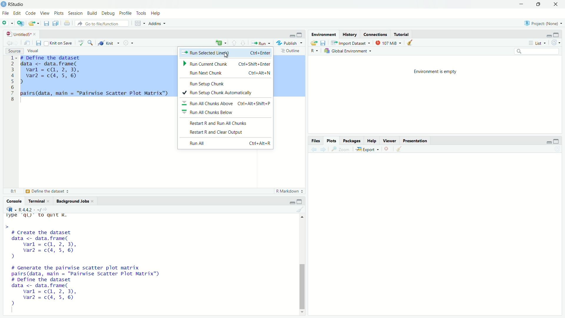 Image resolution: width=565 pixels, height=318 pixels. I want to click on Help, so click(155, 12).